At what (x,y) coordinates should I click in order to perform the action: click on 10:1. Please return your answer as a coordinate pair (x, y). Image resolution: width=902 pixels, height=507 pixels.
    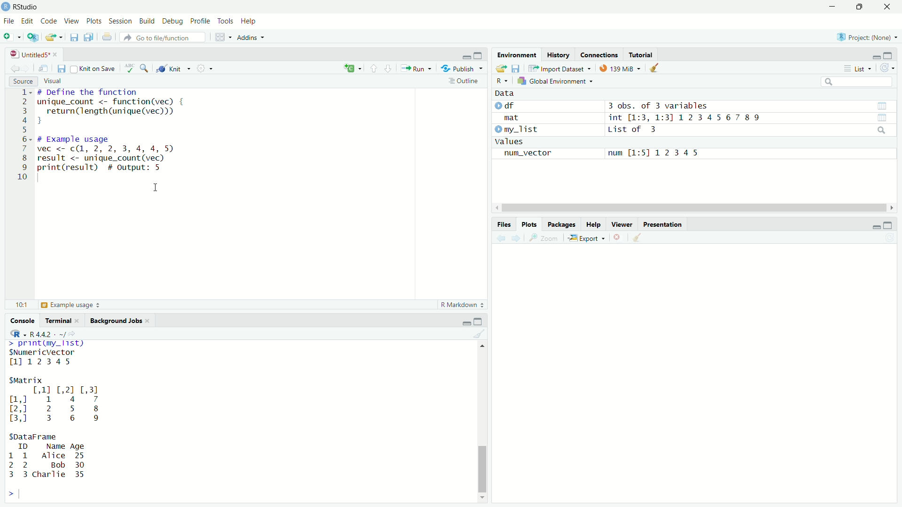
    Looking at the image, I should click on (21, 305).